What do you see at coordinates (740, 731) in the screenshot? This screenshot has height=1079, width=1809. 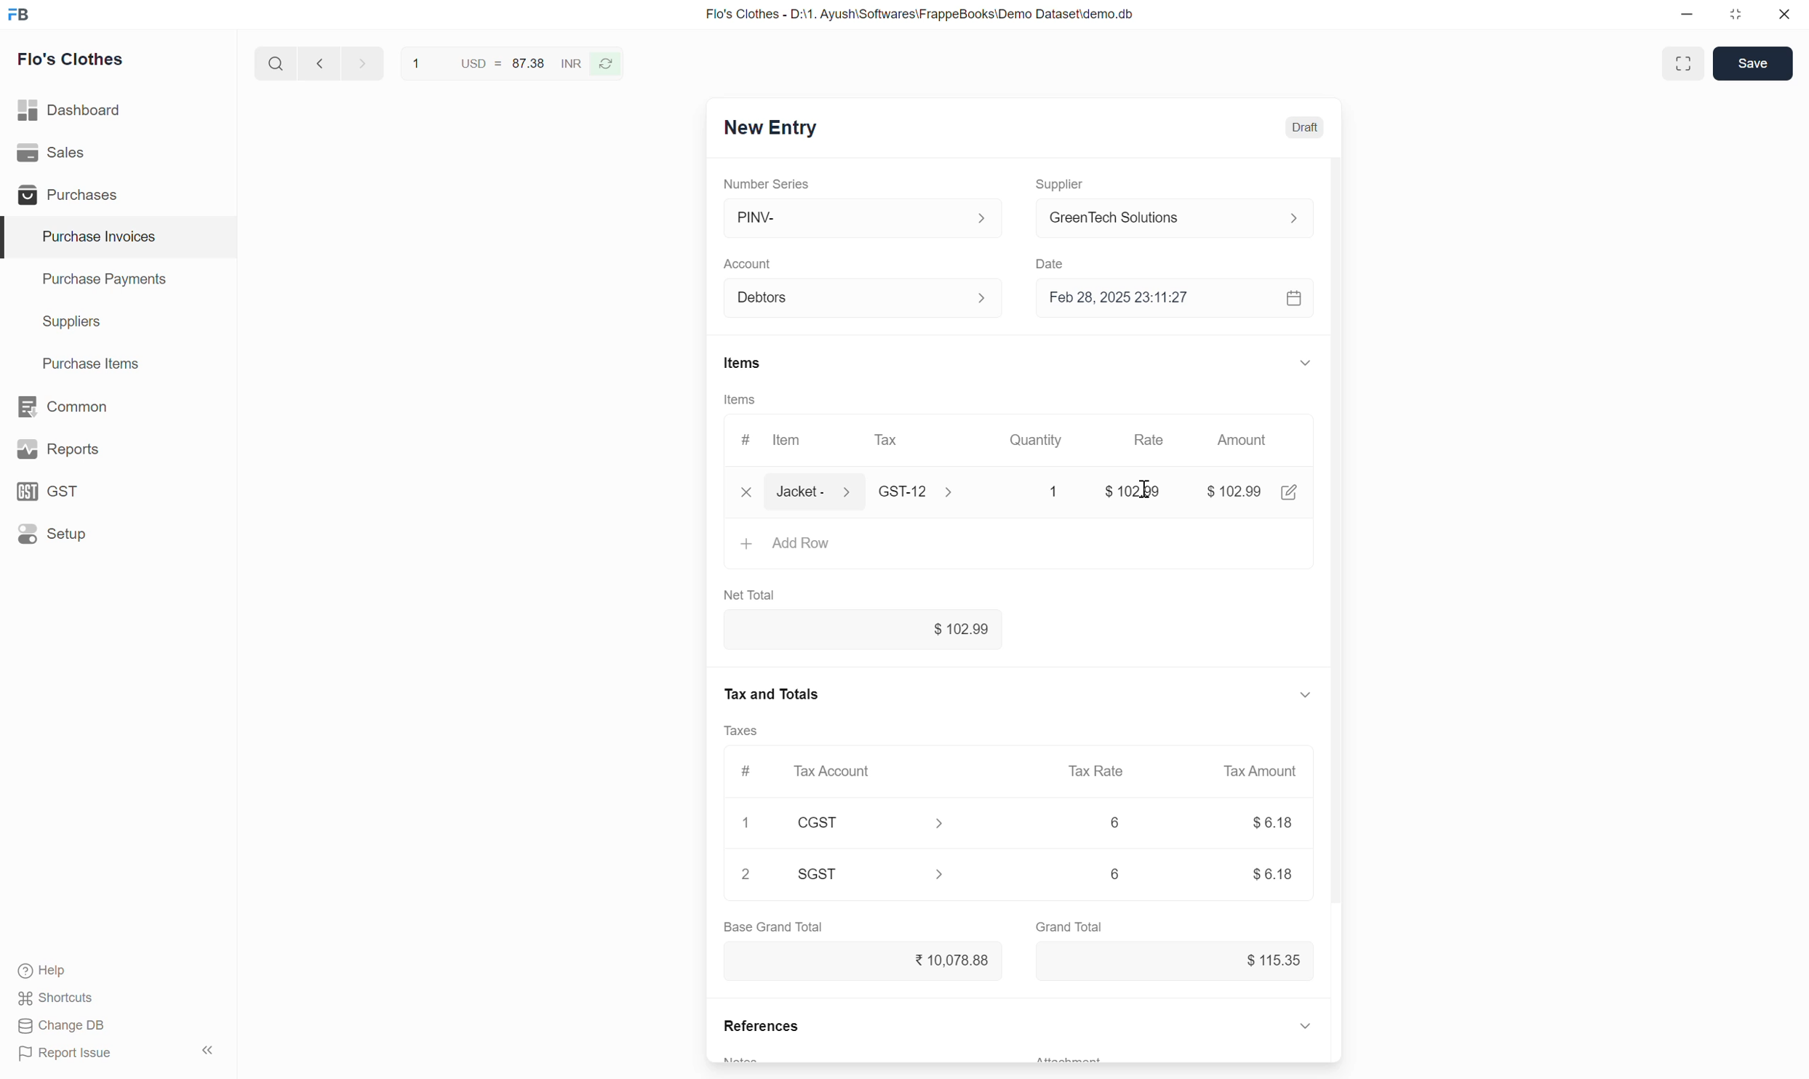 I see `Taxes` at bounding box center [740, 731].